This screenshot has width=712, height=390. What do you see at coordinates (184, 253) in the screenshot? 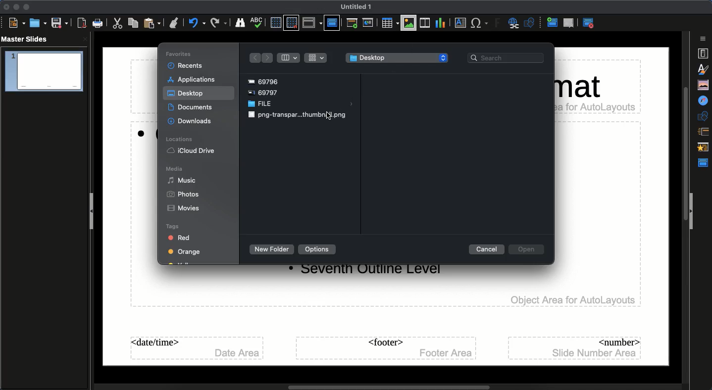
I see `orange` at bounding box center [184, 253].